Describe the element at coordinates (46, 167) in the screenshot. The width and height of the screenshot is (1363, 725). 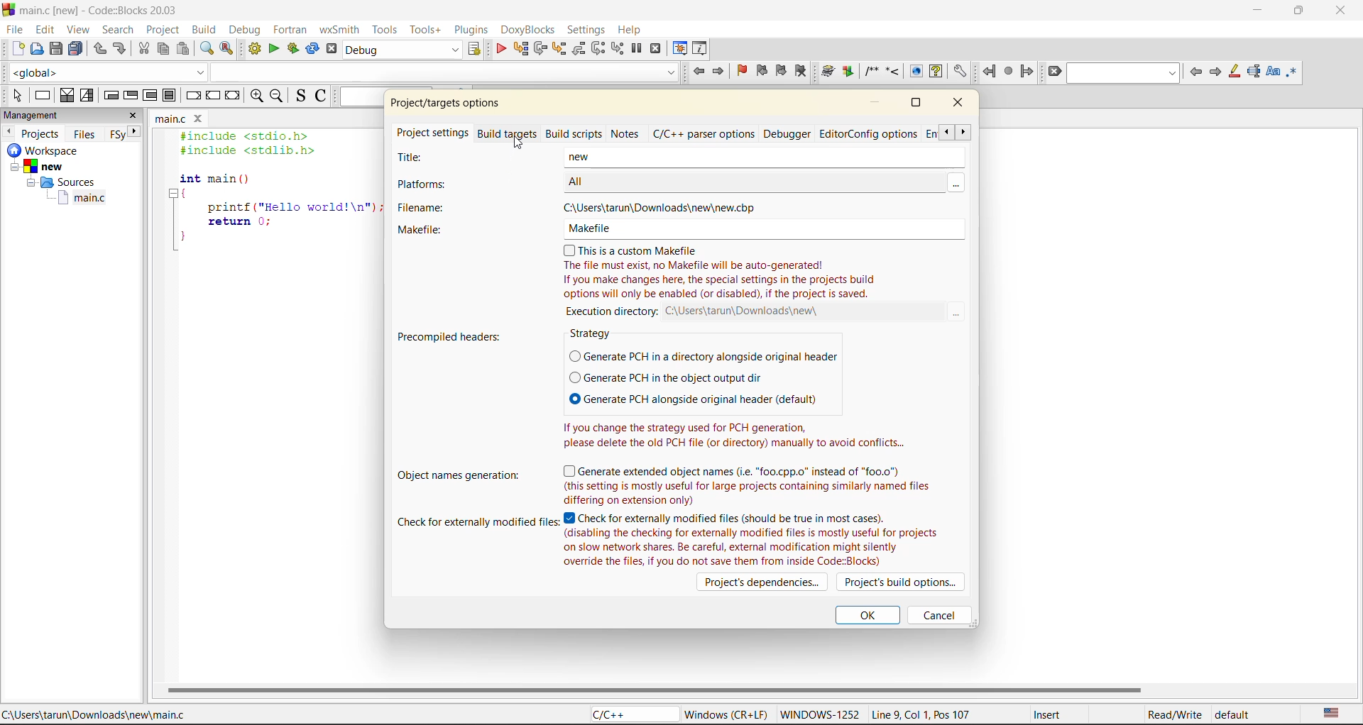
I see `New` at that location.